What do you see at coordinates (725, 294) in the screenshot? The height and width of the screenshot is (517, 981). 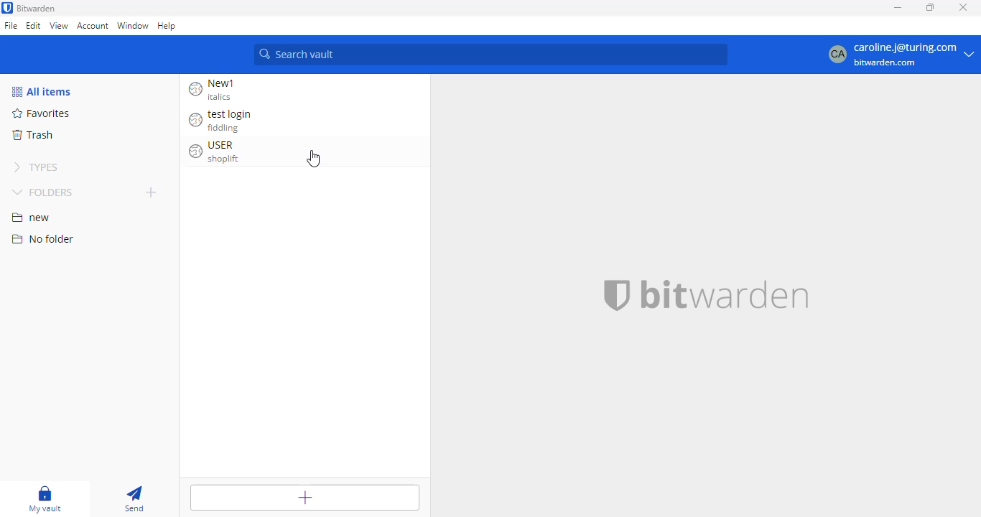 I see `bitwarden` at bounding box center [725, 294].